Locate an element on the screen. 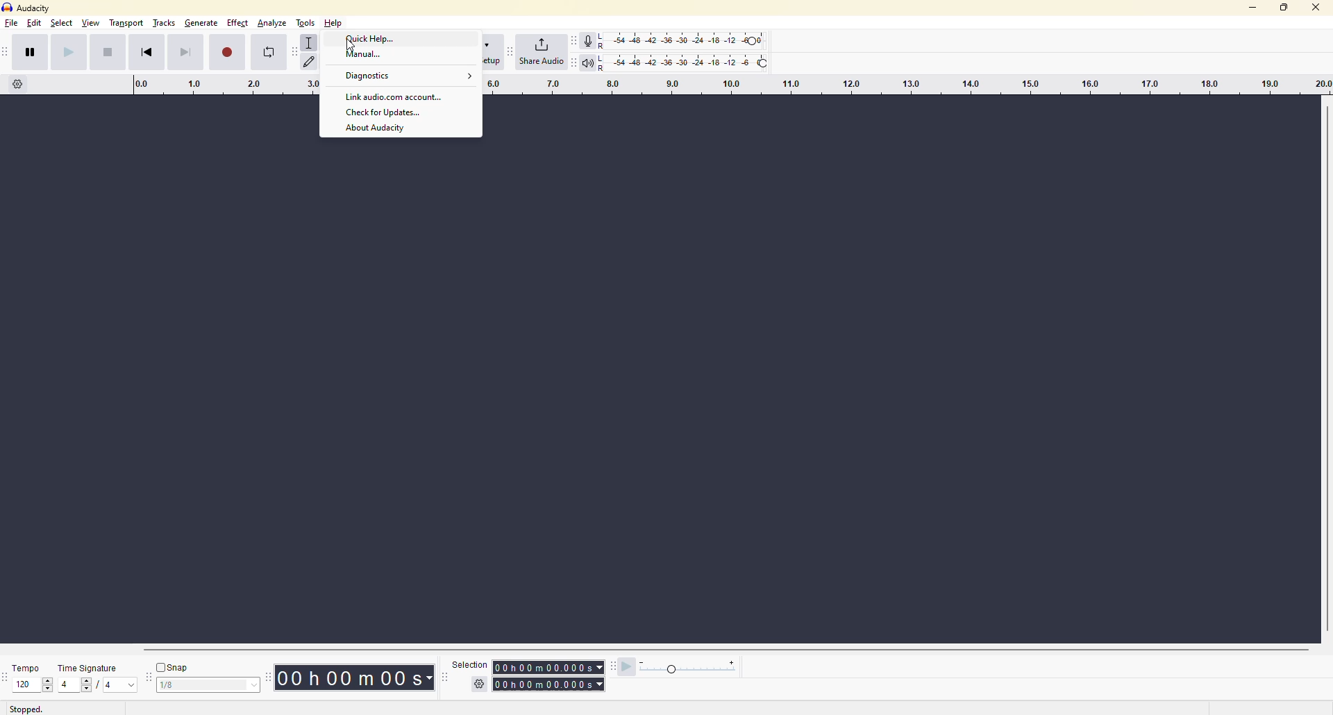  temps is located at coordinates (29, 668).